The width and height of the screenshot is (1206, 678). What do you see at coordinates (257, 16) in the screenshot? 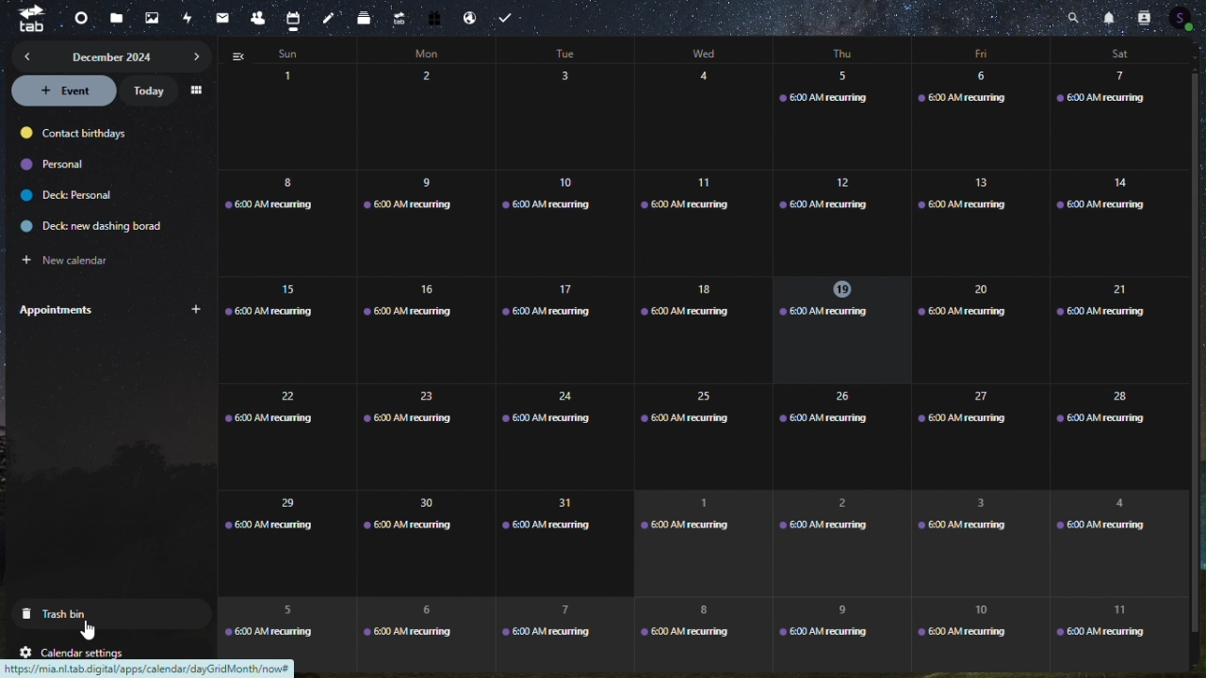
I see `contacts` at bounding box center [257, 16].